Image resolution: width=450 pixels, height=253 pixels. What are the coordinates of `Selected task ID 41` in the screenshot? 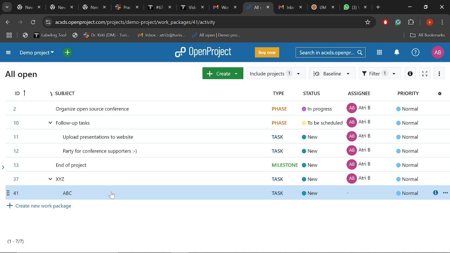 It's located at (227, 192).